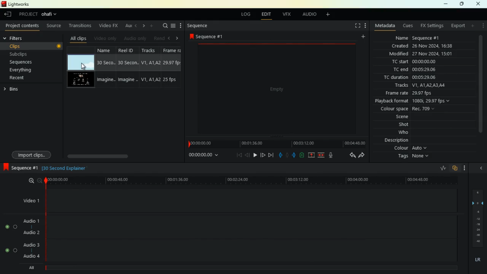 Image resolution: width=487 pixels, height=274 pixels. Describe the element at coordinates (263, 155) in the screenshot. I see `forward` at that location.